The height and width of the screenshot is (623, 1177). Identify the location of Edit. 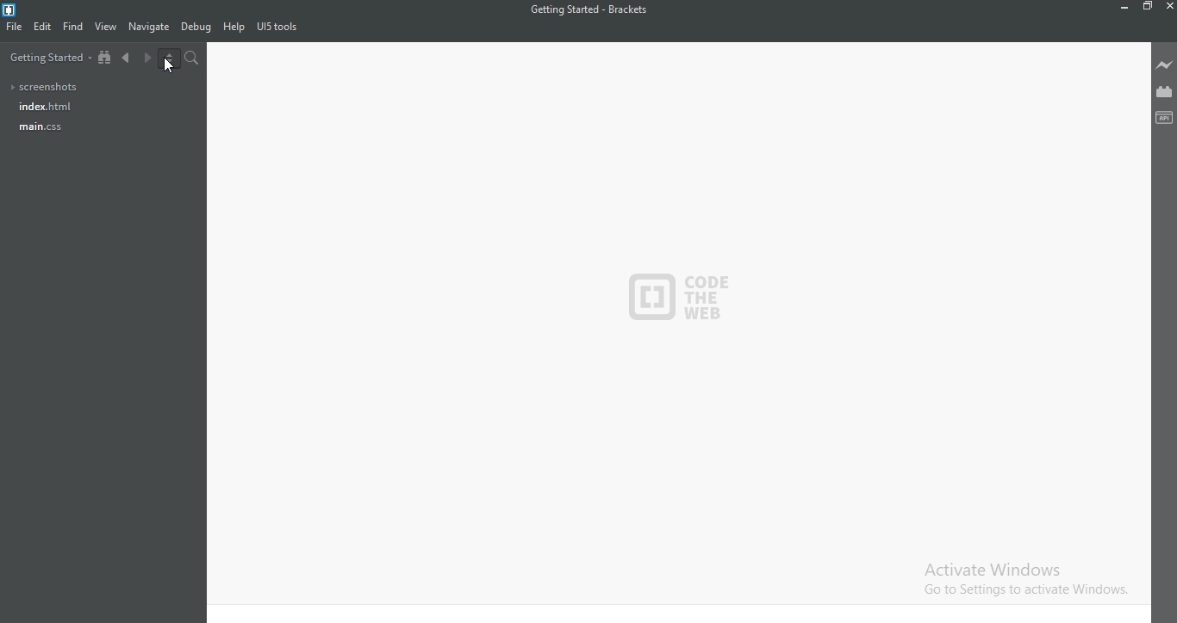
(43, 28).